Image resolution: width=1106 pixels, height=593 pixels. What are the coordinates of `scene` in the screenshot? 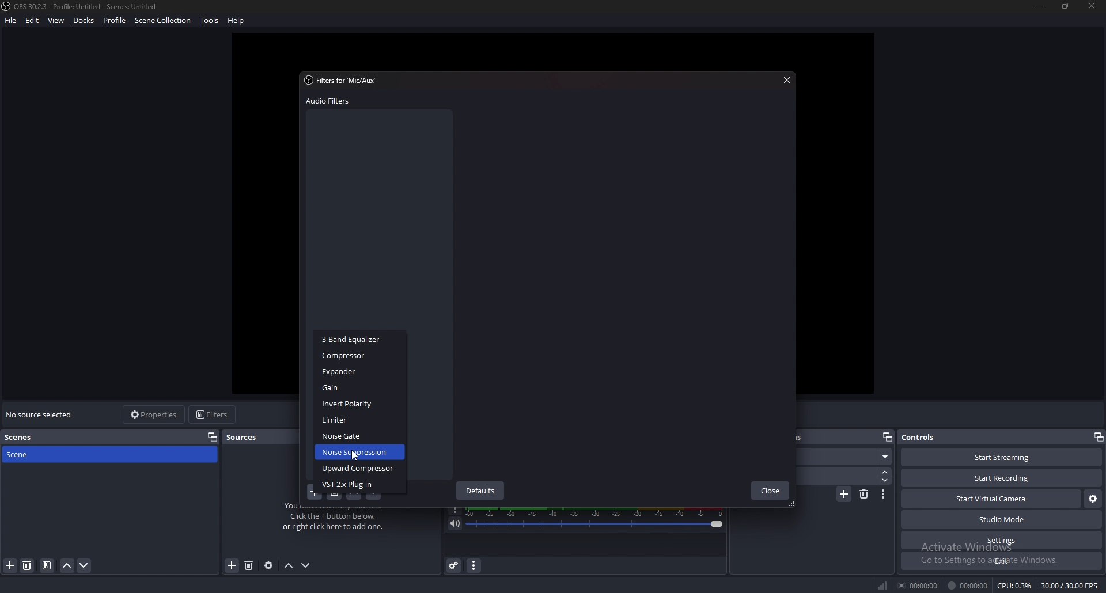 It's located at (34, 454).